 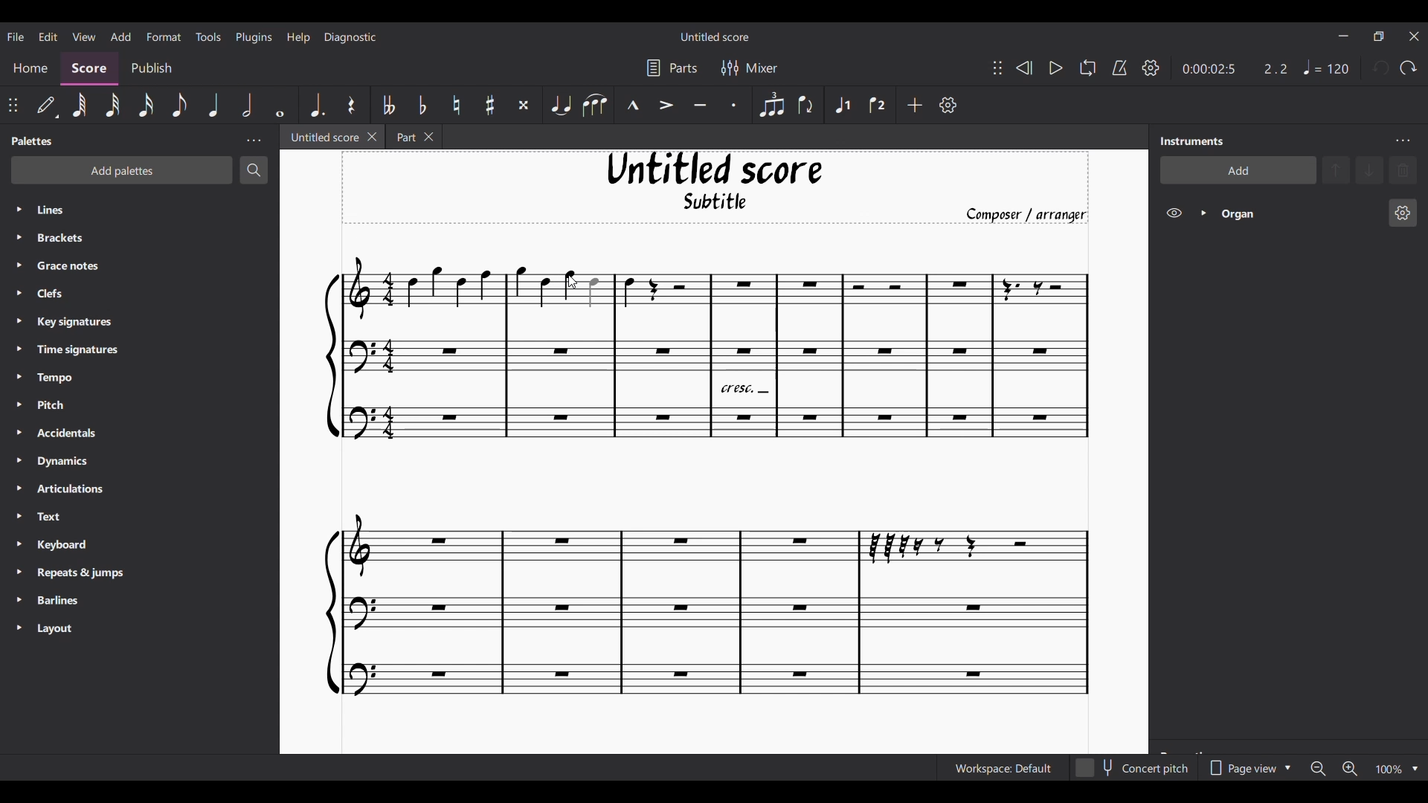 I want to click on 32nd note, so click(x=113, y=105).